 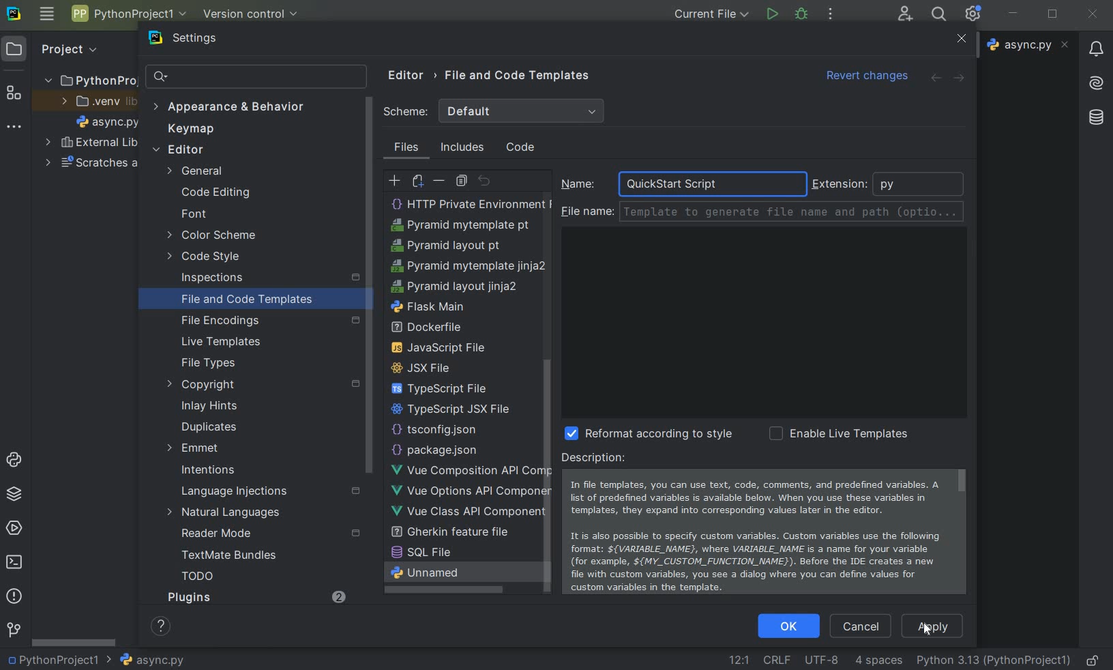 I want to click on editor, so click(x=176, y=149).